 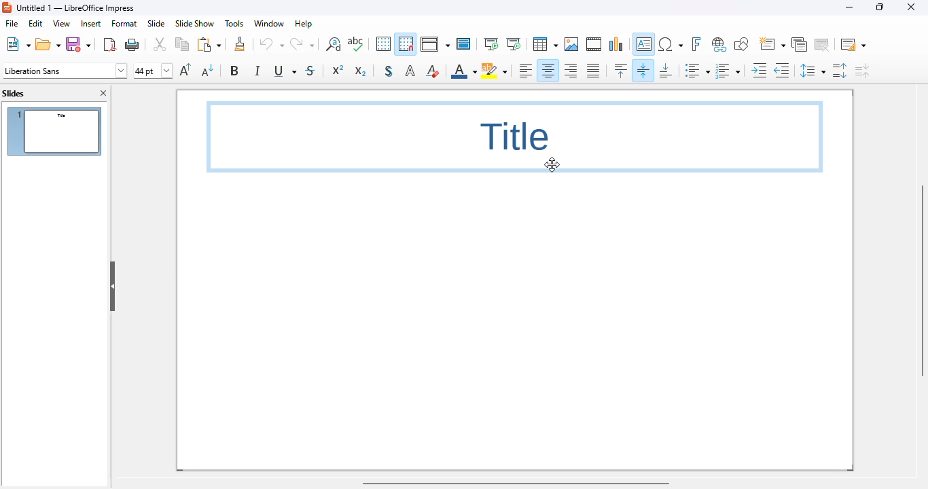 I want to click on clear direct formatting, so click(x=433, y=70).